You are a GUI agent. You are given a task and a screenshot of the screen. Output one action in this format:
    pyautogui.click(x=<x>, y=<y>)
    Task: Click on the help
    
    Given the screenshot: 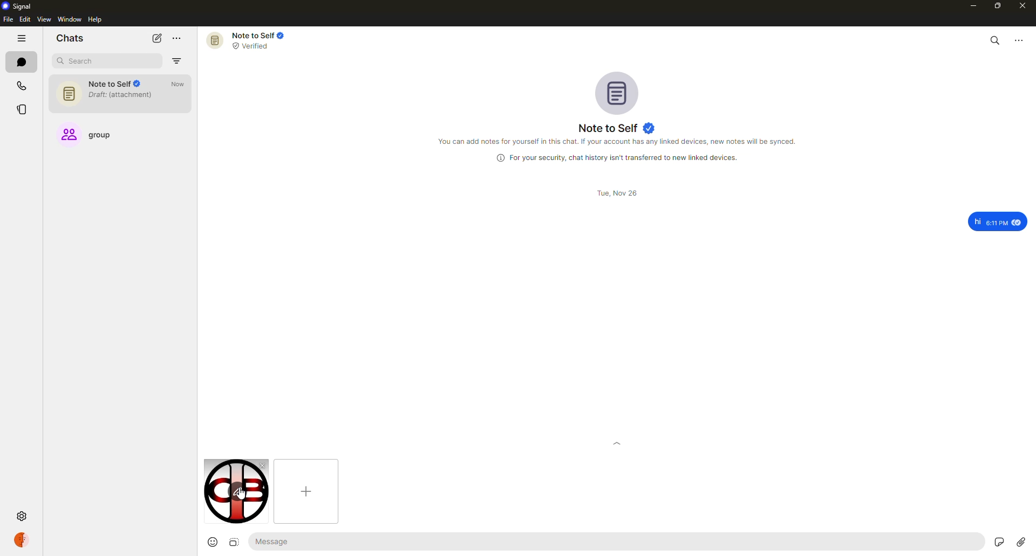 What is the action you would take?
    pyautogui.click(x=94, y=19)
    